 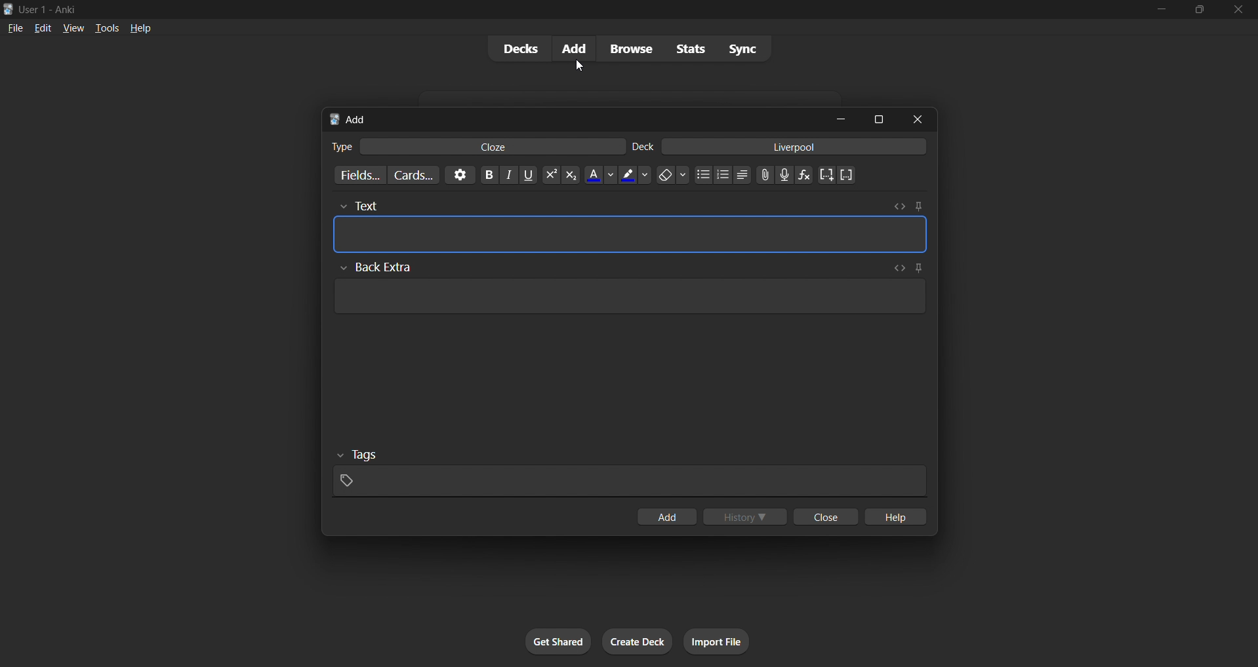 What do you see at coordinates (626, 300) in the screenshot?
I see `card back extra field` at bounding box center [626, 300].